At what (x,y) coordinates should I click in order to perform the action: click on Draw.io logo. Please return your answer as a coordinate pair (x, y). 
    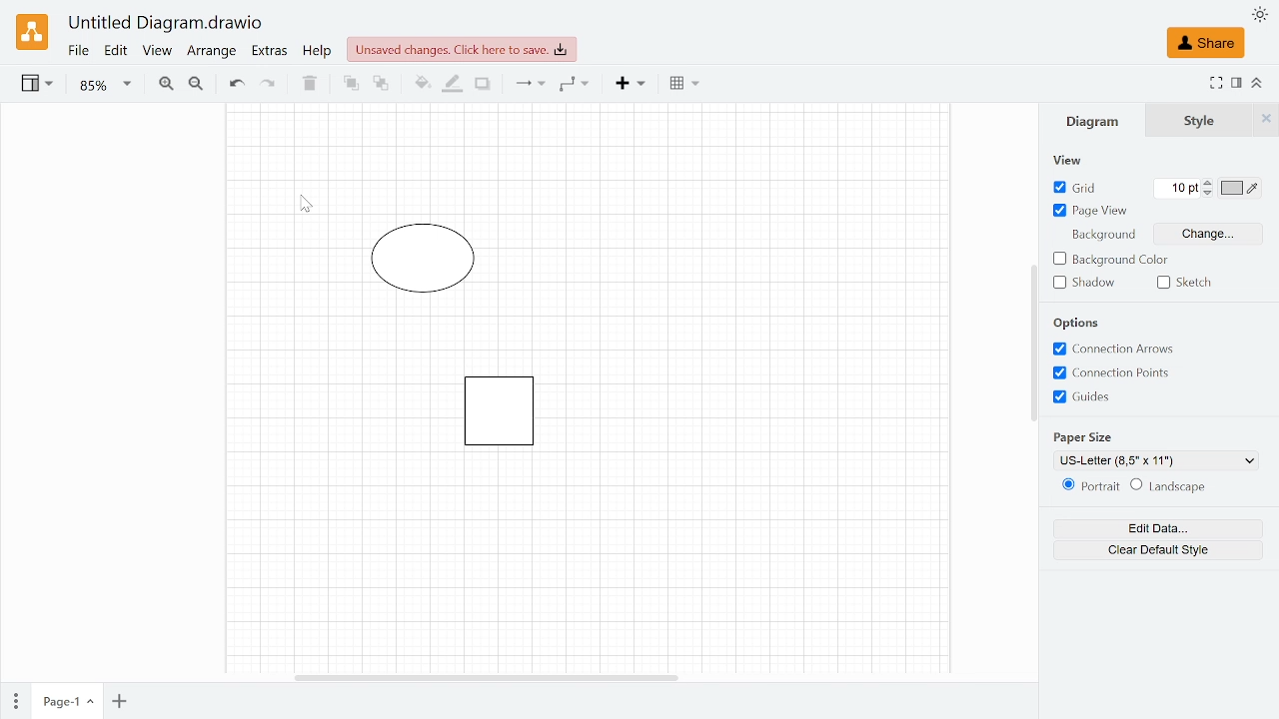
    Looking at the image, I should click on (32, 32).